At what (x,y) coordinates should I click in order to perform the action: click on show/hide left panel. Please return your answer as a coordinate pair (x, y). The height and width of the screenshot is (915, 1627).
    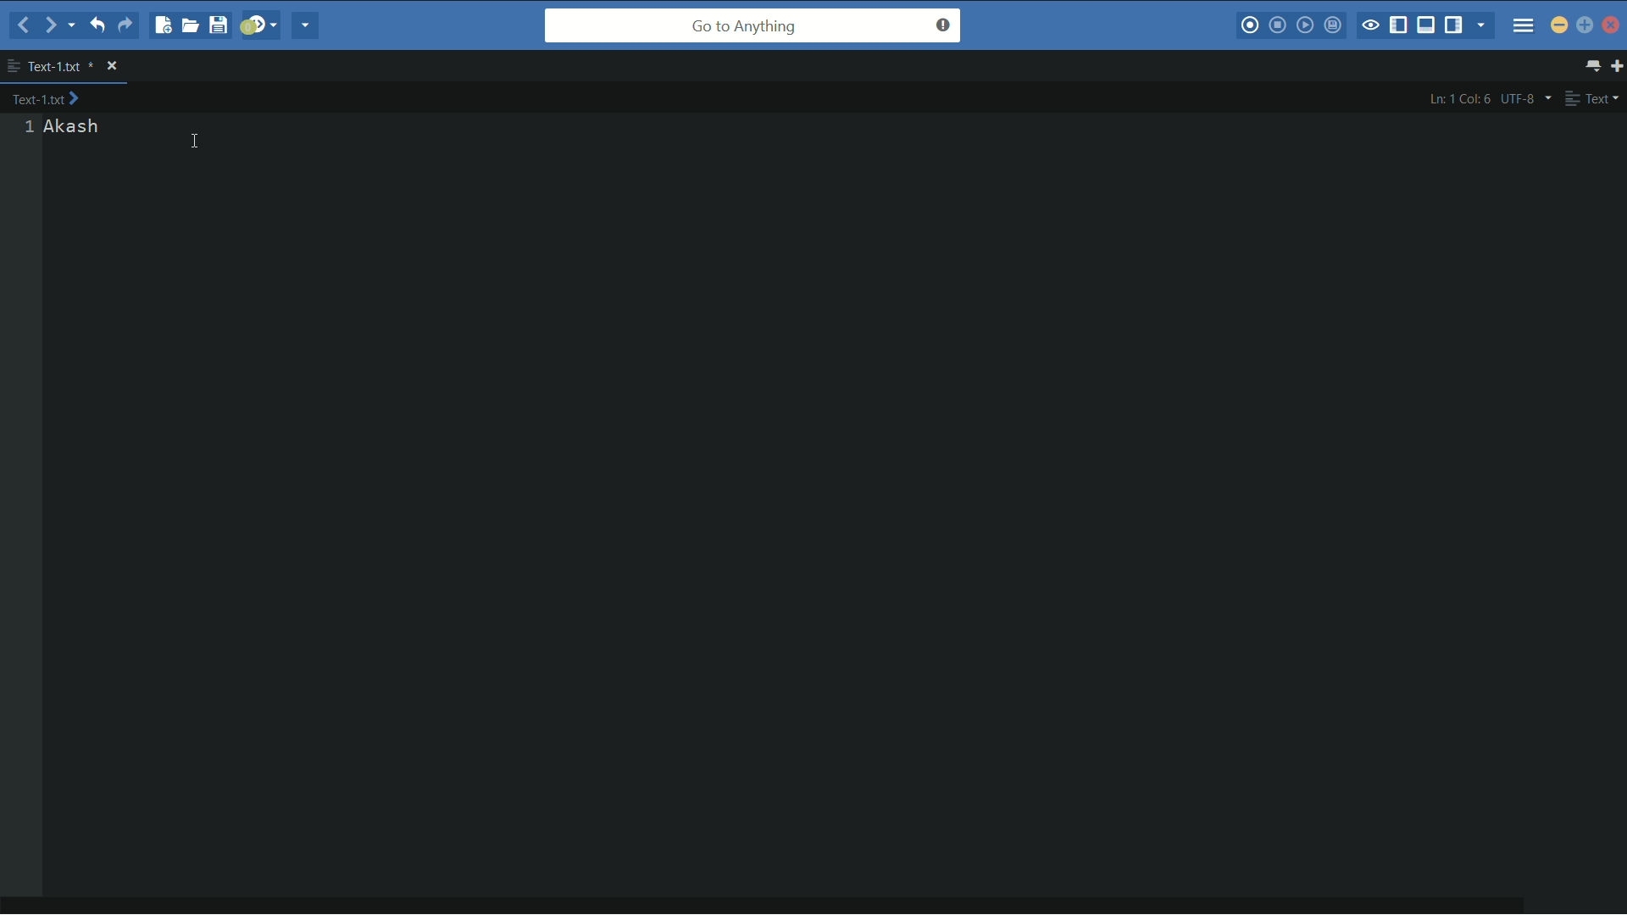
    Looking at the image, I should click on (1399, 25).